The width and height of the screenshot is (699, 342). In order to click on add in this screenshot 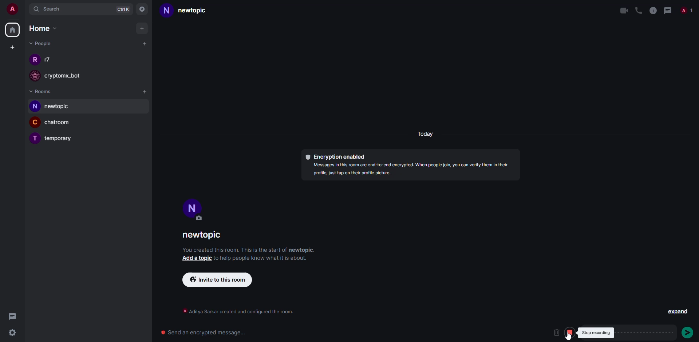, I will do `click(141, 28)`.